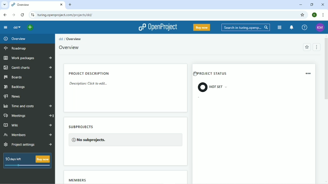  What do you see at coordinates (27, 126) in the screenshot?
I see `Wiki` at bounding box center [27, 126].